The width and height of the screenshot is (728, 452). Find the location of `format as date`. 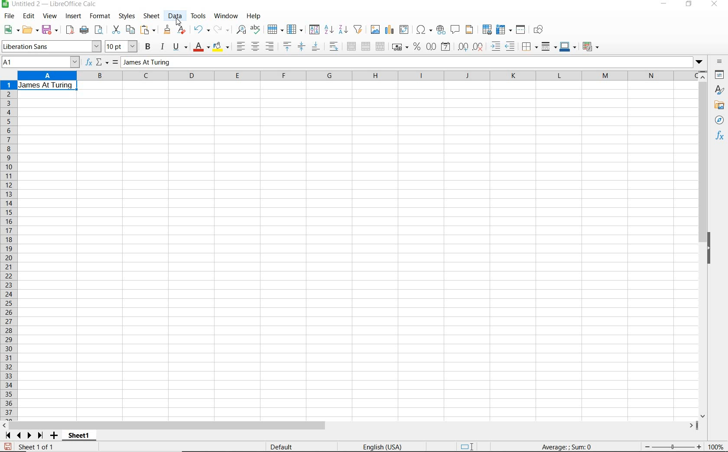

format as date is located at coordinates (446, 48).